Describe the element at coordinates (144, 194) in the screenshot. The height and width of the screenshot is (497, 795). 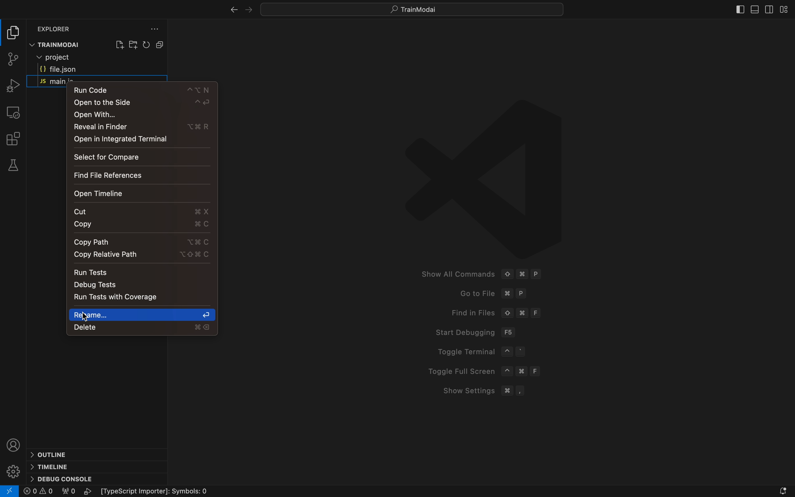
I see `open timeline` at that location.